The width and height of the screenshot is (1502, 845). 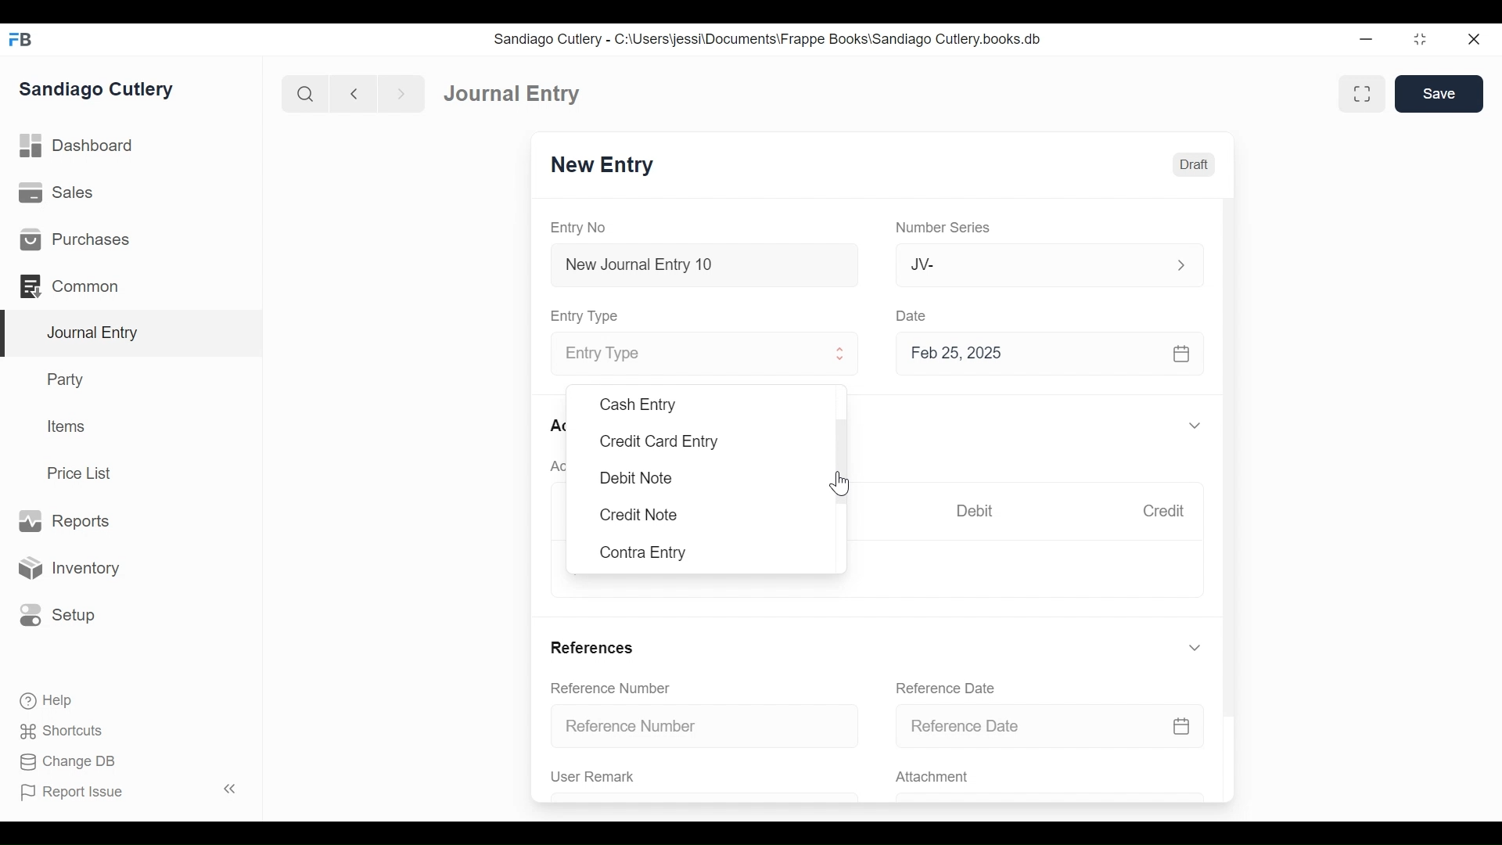 What do you see at coordinates (97, 90) in the screenshot?
I see `Sandiago Cutlery` at bounding box center [97, 90].